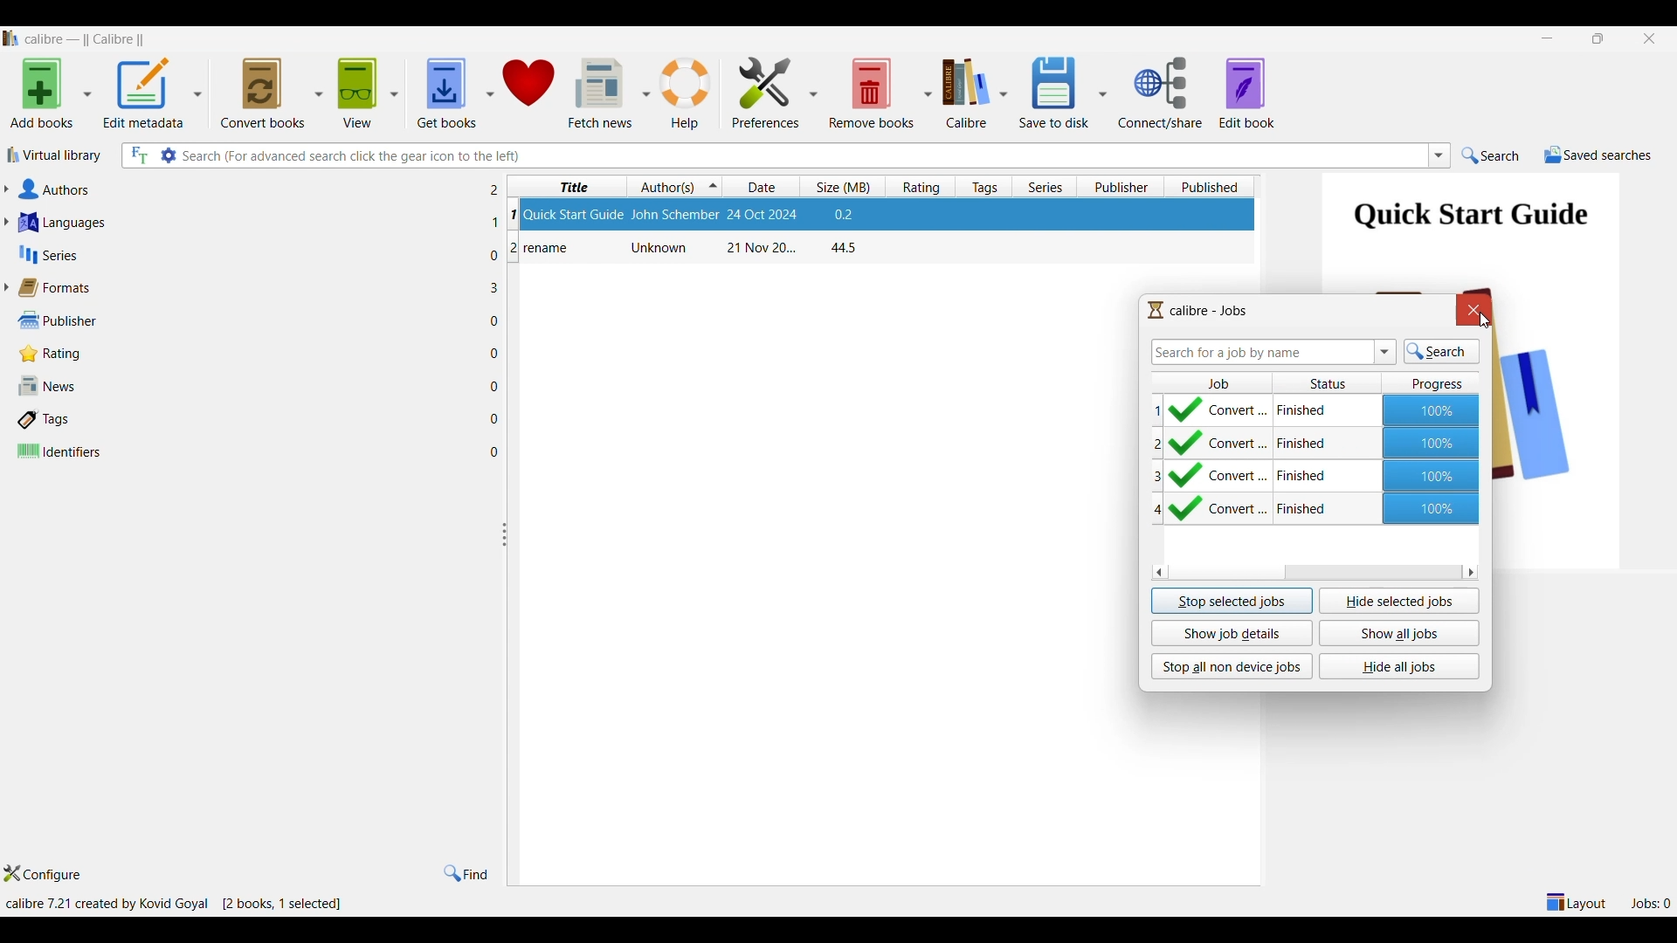  Describe the element at coordinates (444, 93) in the screenshot. I see `Get books` at that location.